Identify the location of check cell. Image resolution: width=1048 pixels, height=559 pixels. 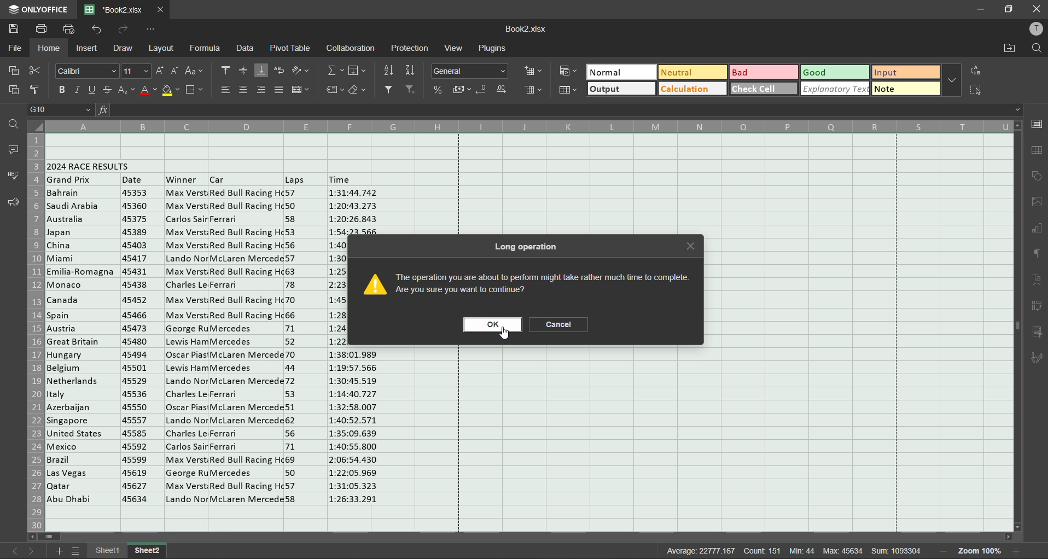
(762, 89).